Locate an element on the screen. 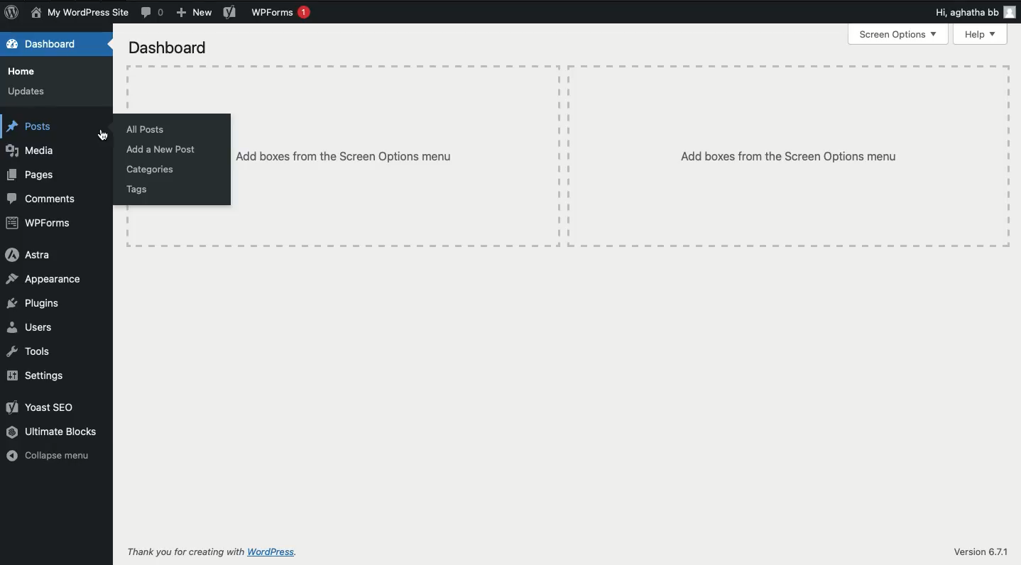  Posts is located at coordinates (34, 127).